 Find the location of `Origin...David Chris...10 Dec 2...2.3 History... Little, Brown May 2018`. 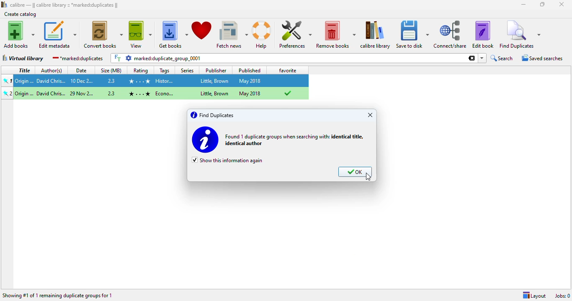

Origin...David Chris...10 Dec 2...2.3 History... Little, Brown May 2018 is located at coordinates (163, 80).